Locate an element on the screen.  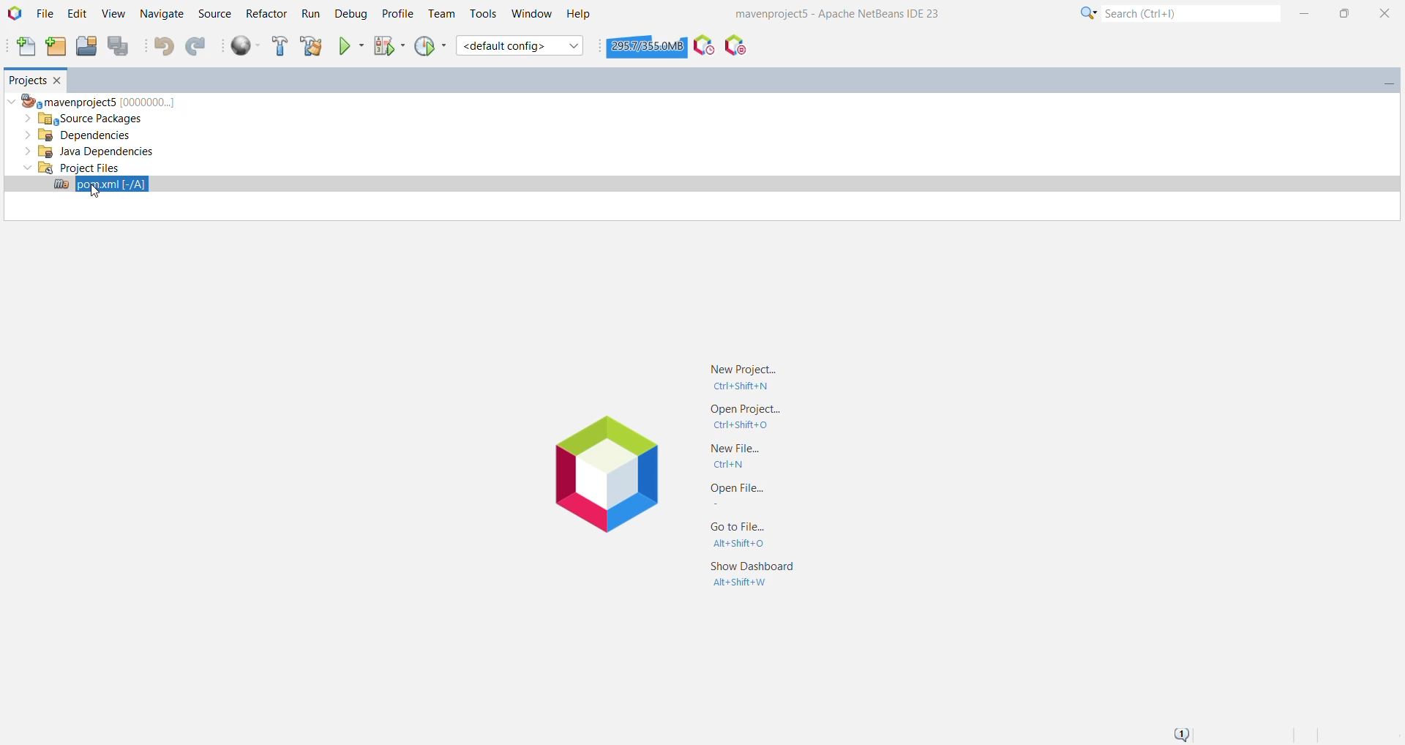
Notifications is located at coordinates (1180, 733).